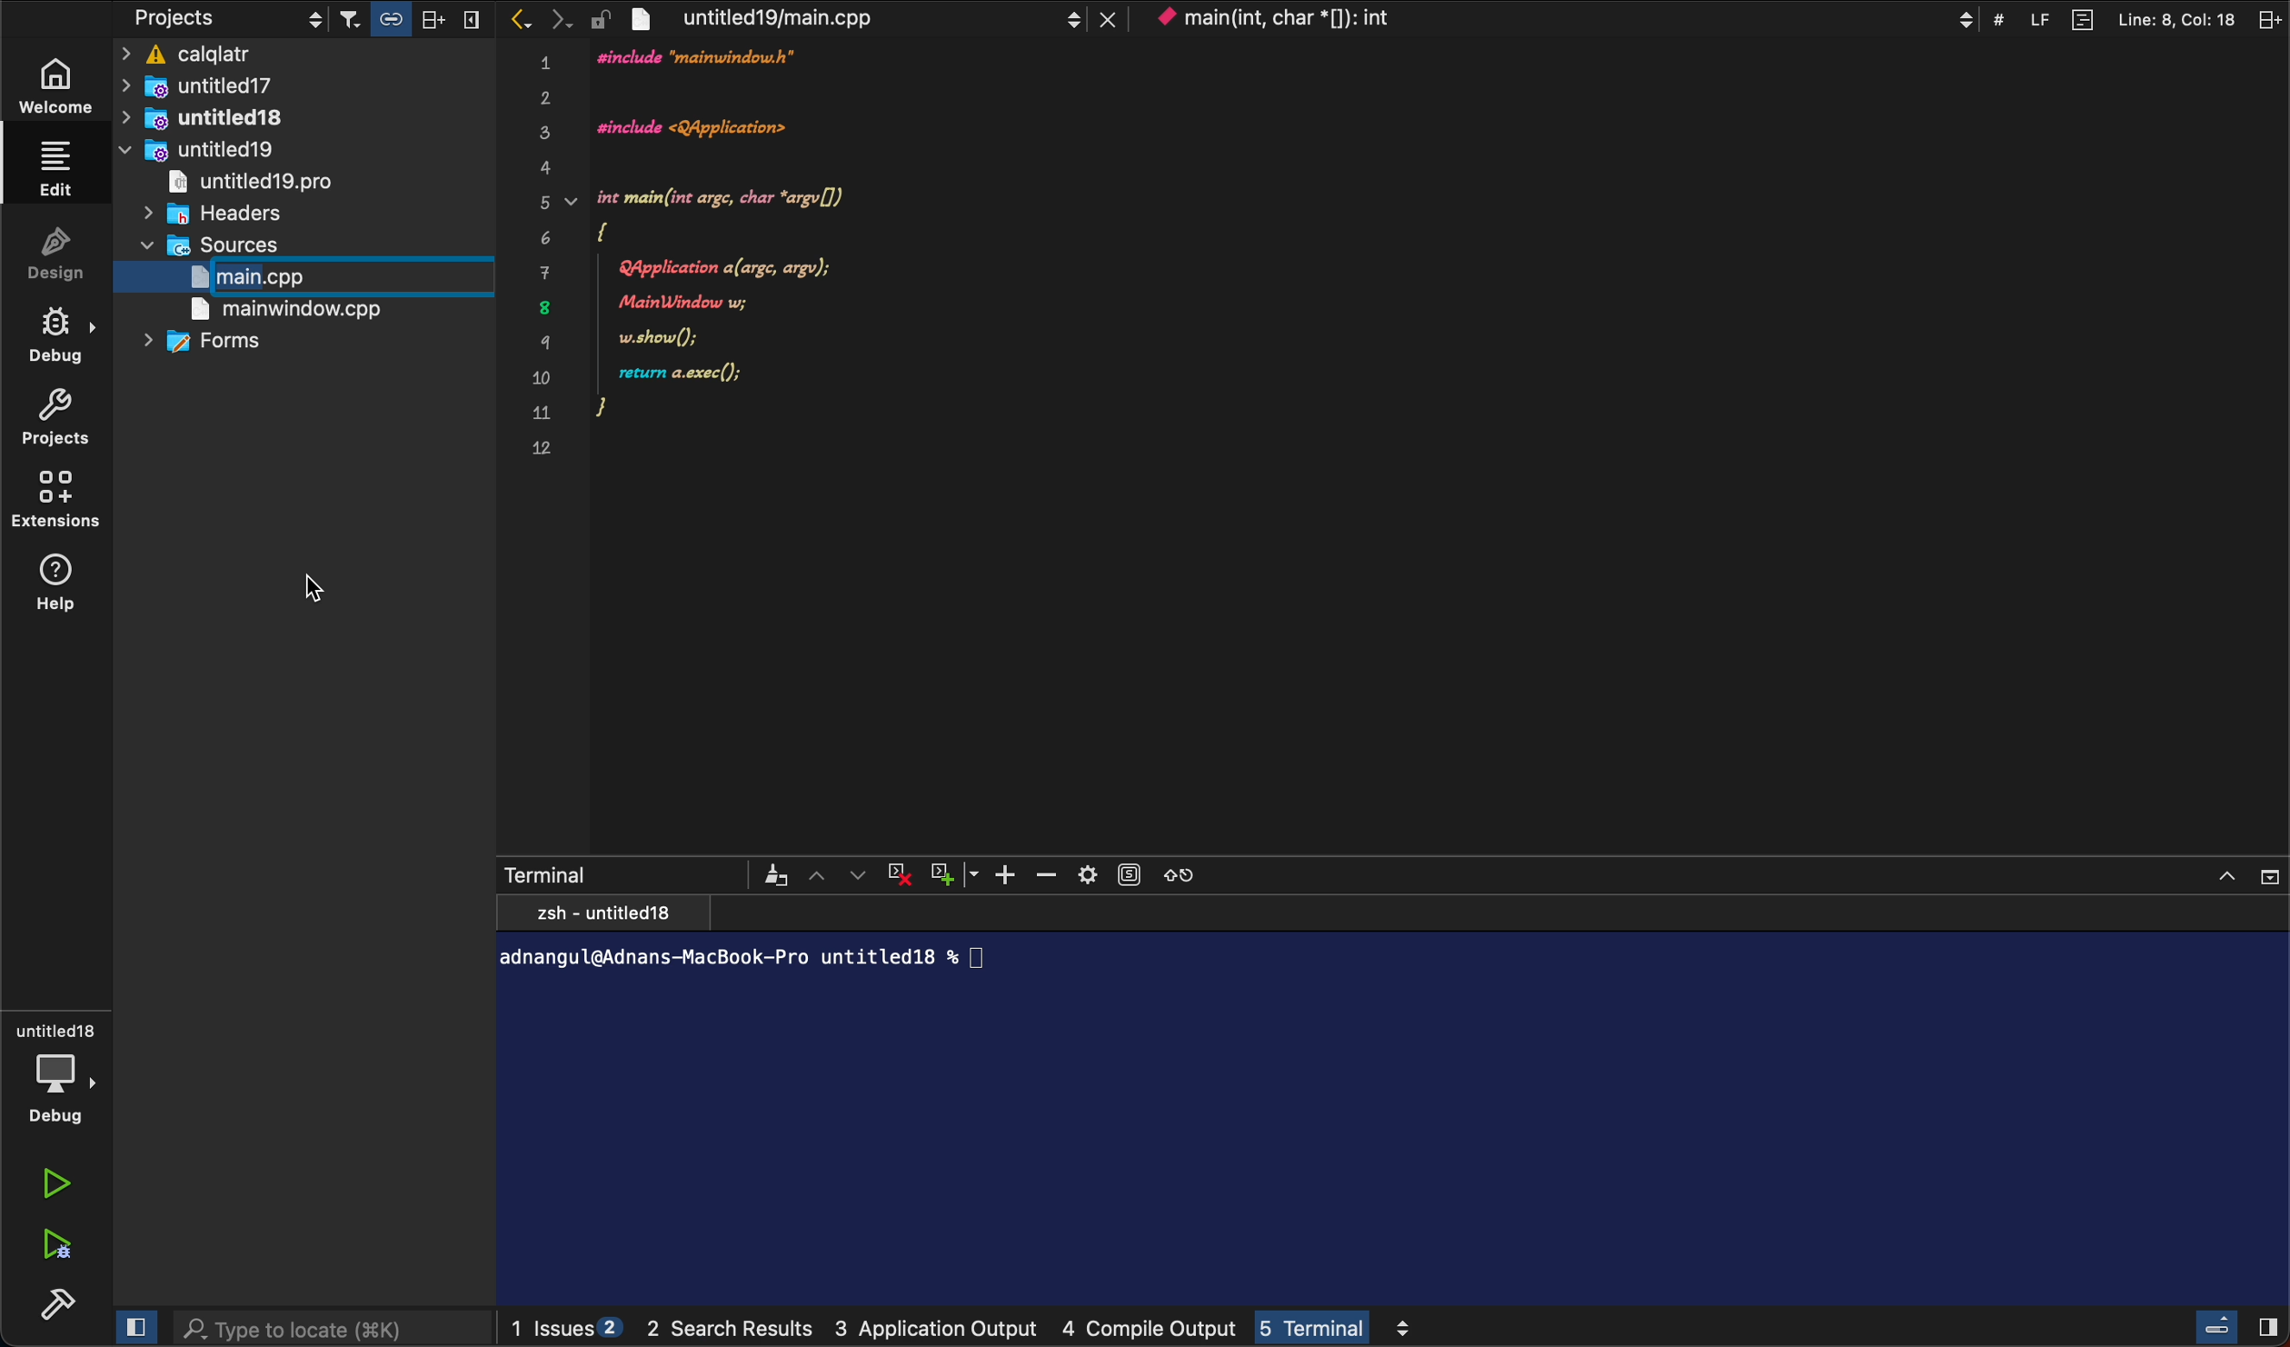  I want to click on run debug, so click(54, 1247).